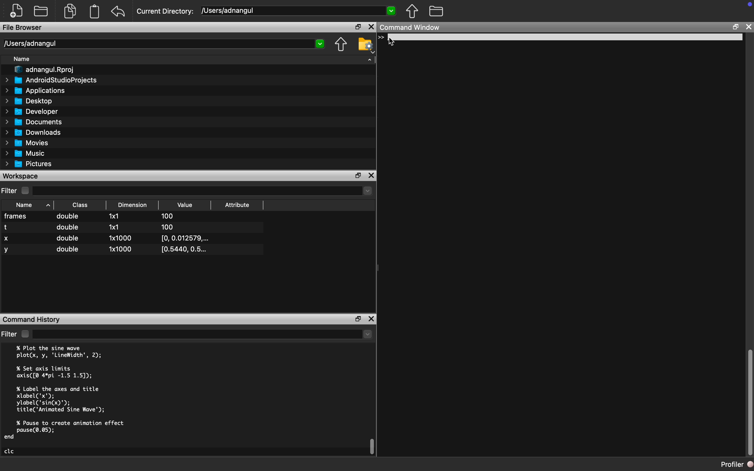 This screenshot has height=471, width=754. What do you see at coordinates (372, 175) in the screenshot?
I see `Close` at bounding box center [372, 175].